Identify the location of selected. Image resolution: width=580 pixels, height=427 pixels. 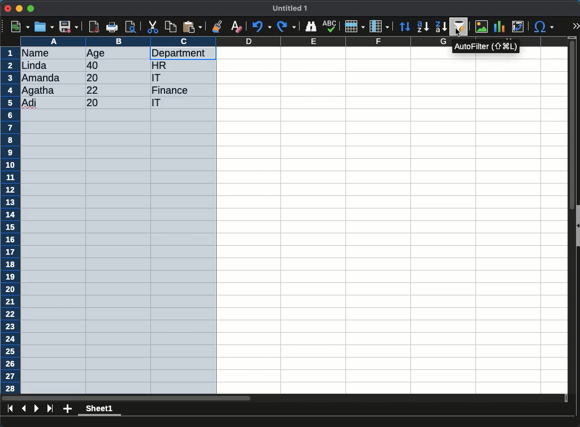
(119, 220).